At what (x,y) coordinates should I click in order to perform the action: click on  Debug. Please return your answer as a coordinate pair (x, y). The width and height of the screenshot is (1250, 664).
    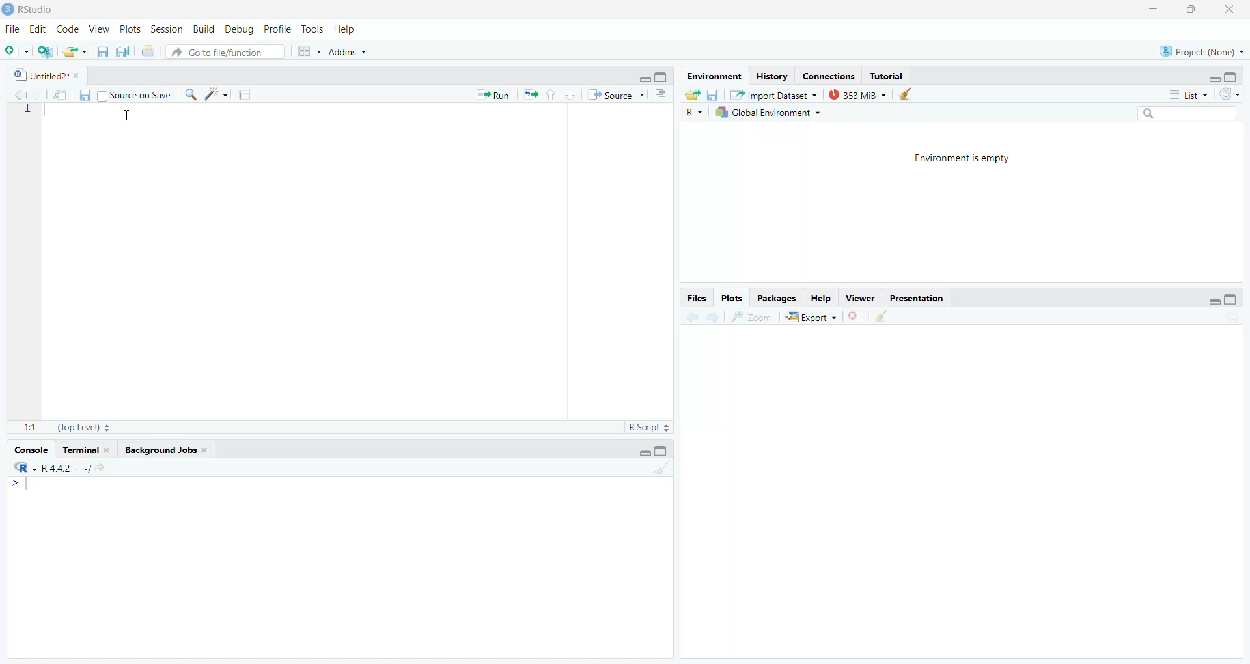
    Looking at the image, I should click on (237, 30).